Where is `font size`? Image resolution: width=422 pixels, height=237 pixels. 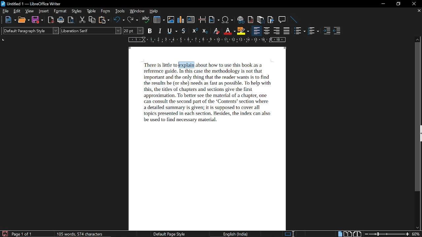
font size is located at coordinates (134, 31).